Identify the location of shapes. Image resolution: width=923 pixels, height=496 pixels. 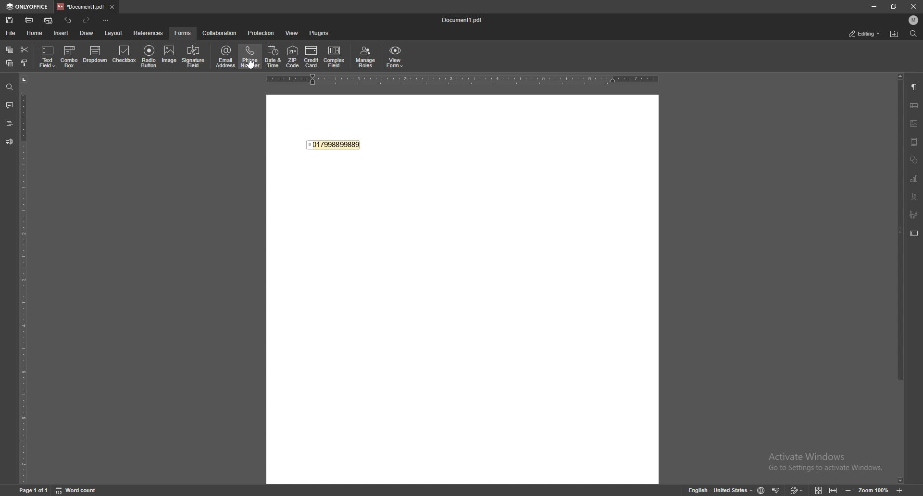
(915, 159).